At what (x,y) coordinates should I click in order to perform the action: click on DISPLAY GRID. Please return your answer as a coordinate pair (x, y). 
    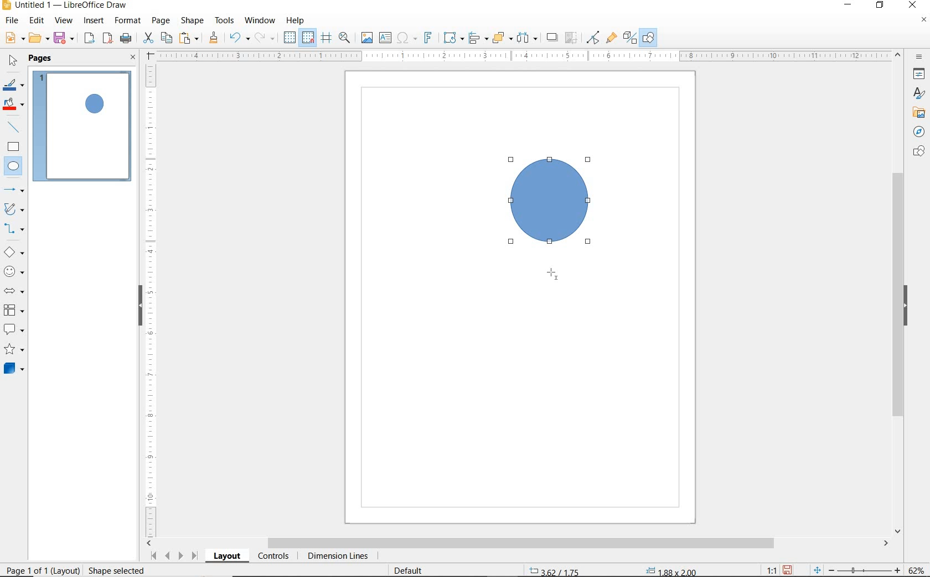
    Looking at the image, I should click on (291, 38).